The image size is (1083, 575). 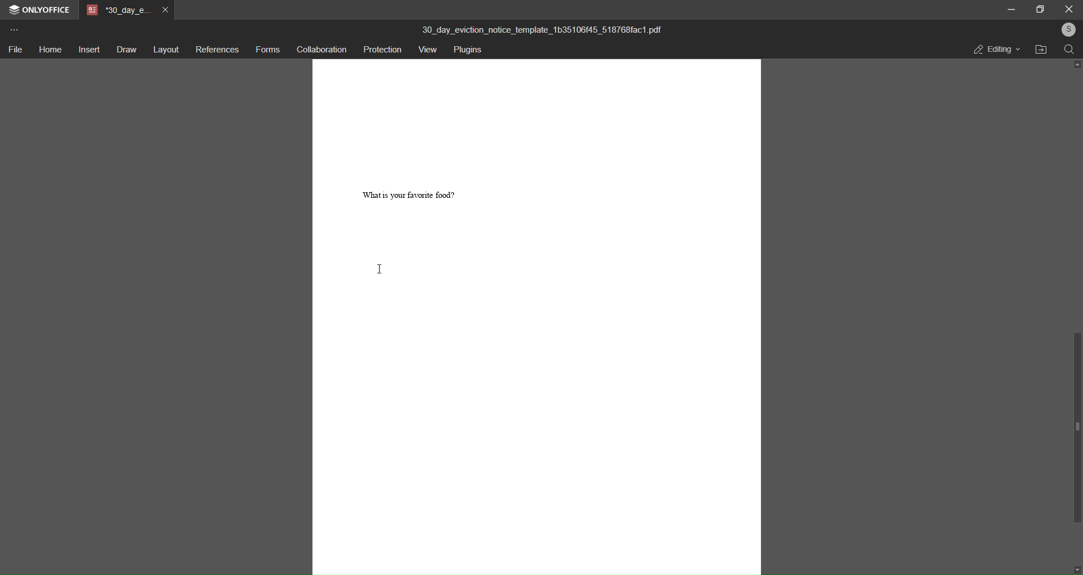 What do you see at coordinates (15, 49) in the screenshot?
I see `file` at bounding box center [15, 49].